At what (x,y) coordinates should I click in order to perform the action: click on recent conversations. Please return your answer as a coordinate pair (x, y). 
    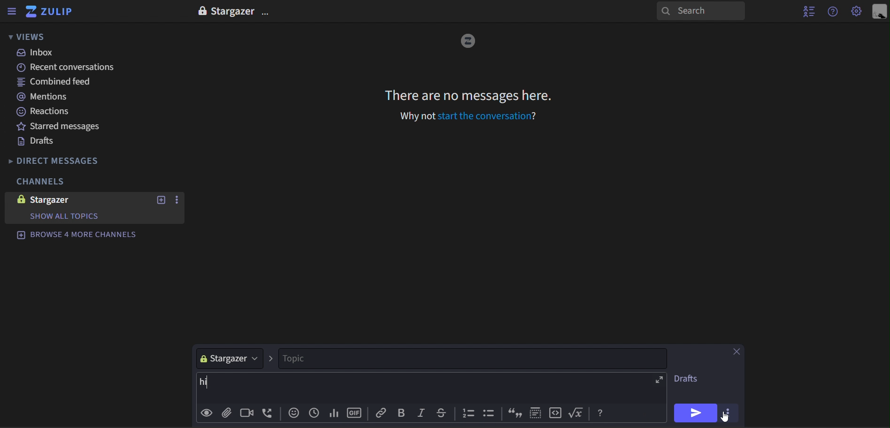
    Looking at the image, I should click on (63, 67).